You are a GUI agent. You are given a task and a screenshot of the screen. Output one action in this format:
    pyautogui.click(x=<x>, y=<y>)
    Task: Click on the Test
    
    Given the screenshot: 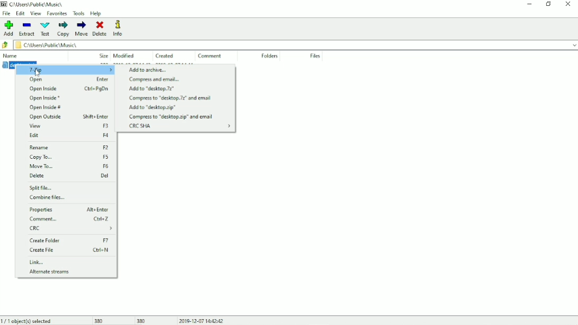 What is the action you would take?
    pyautogui.click(x=46, y=29)
    